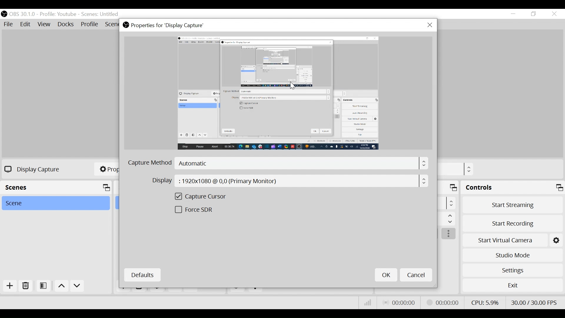  Describe the element at coordinates (512, 285) in the screenshot. I see `Exit` at that location.